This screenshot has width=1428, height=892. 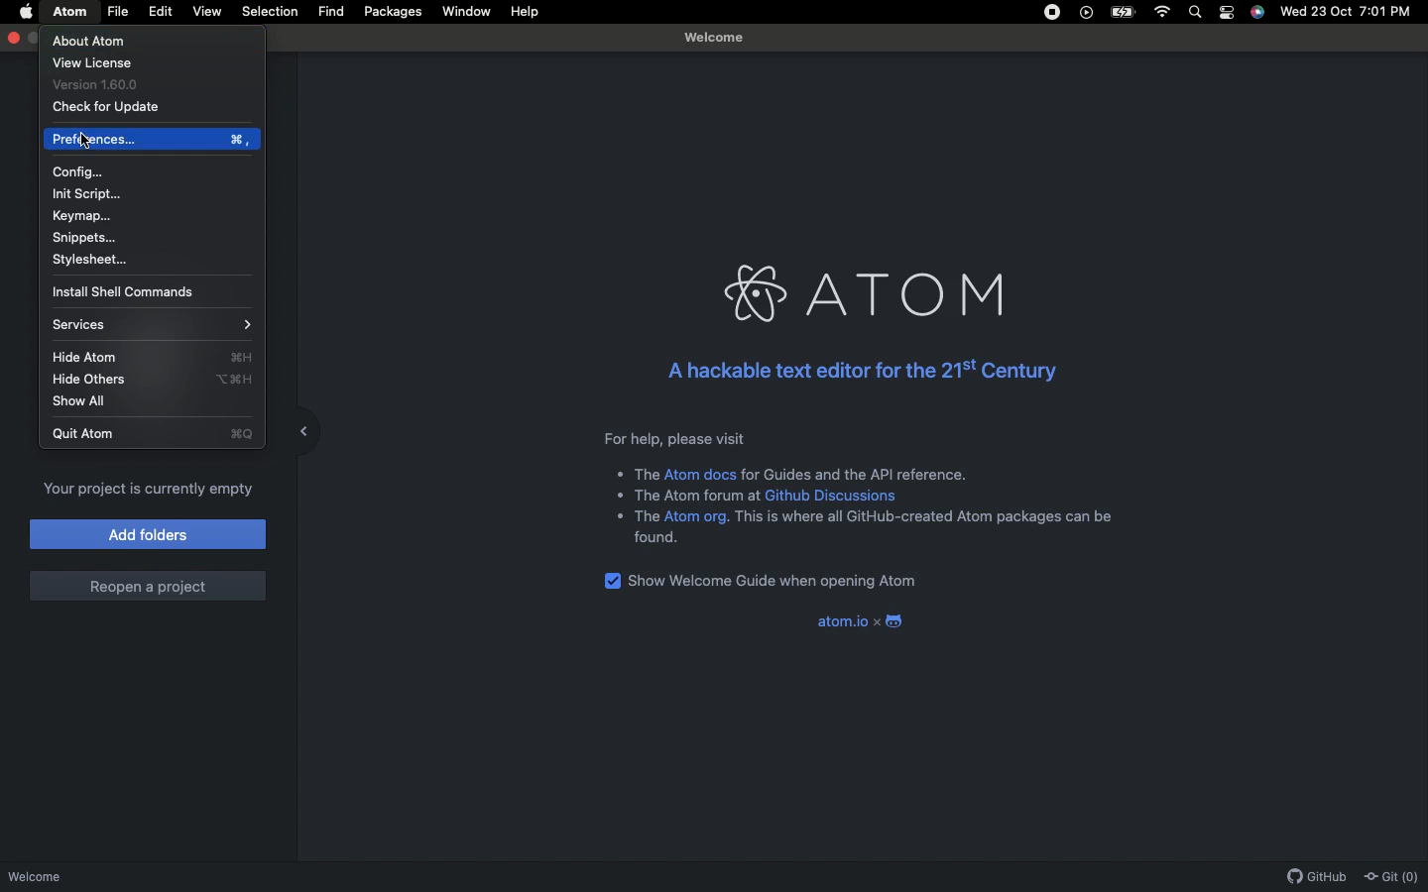 I want to click on Charge, so click(x=1123, y=13).